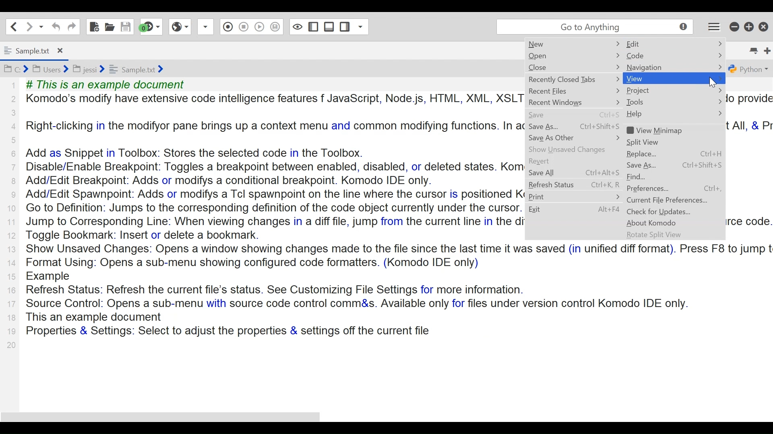 The height and width of the screenshot is (434, 773). What do you see at coordinates (14, 26) in the screenshot?
I see `Go back one location` at bounding box center [14, 26].